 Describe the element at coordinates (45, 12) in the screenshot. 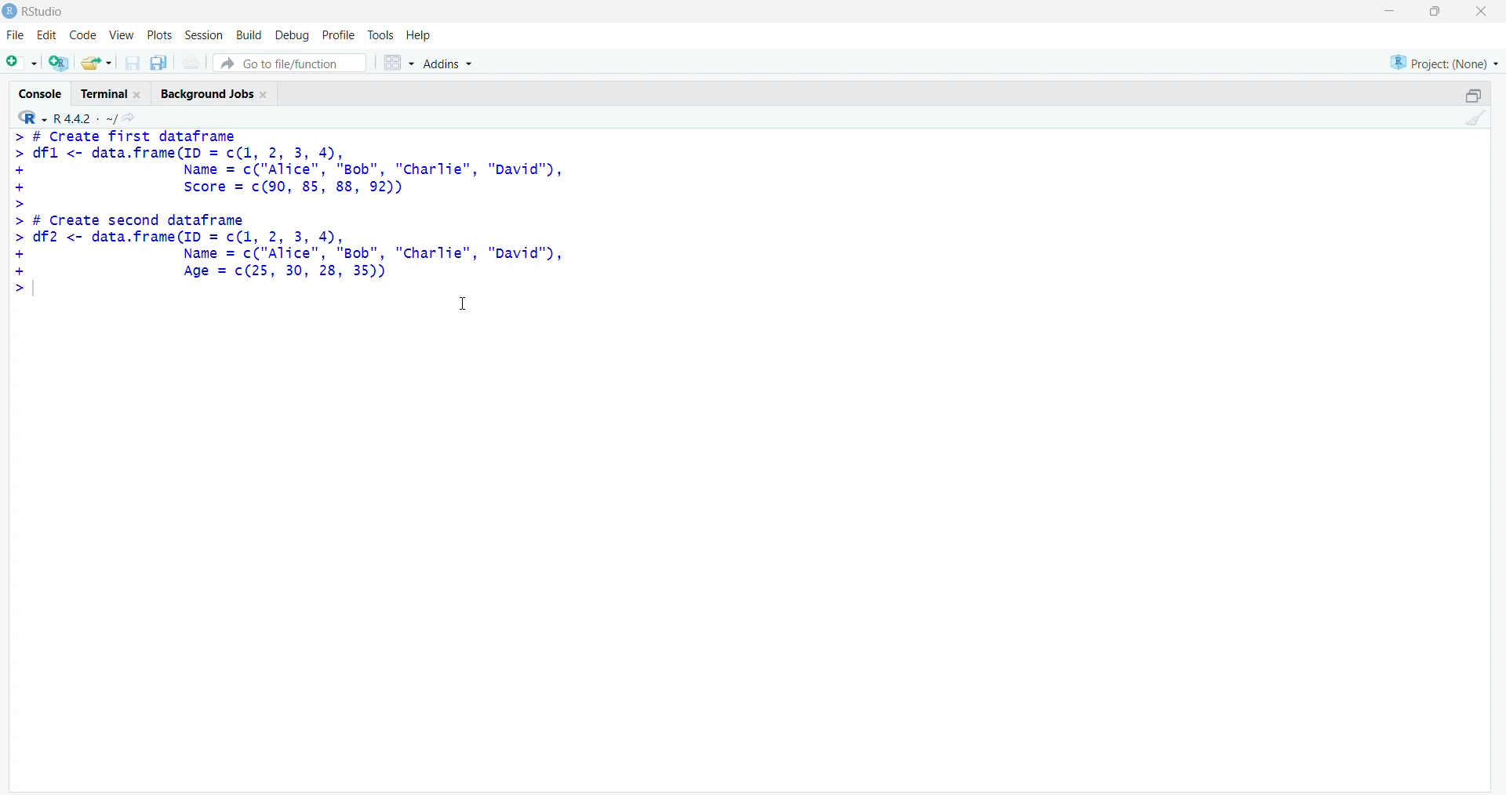

I see `RStudio` at that location.